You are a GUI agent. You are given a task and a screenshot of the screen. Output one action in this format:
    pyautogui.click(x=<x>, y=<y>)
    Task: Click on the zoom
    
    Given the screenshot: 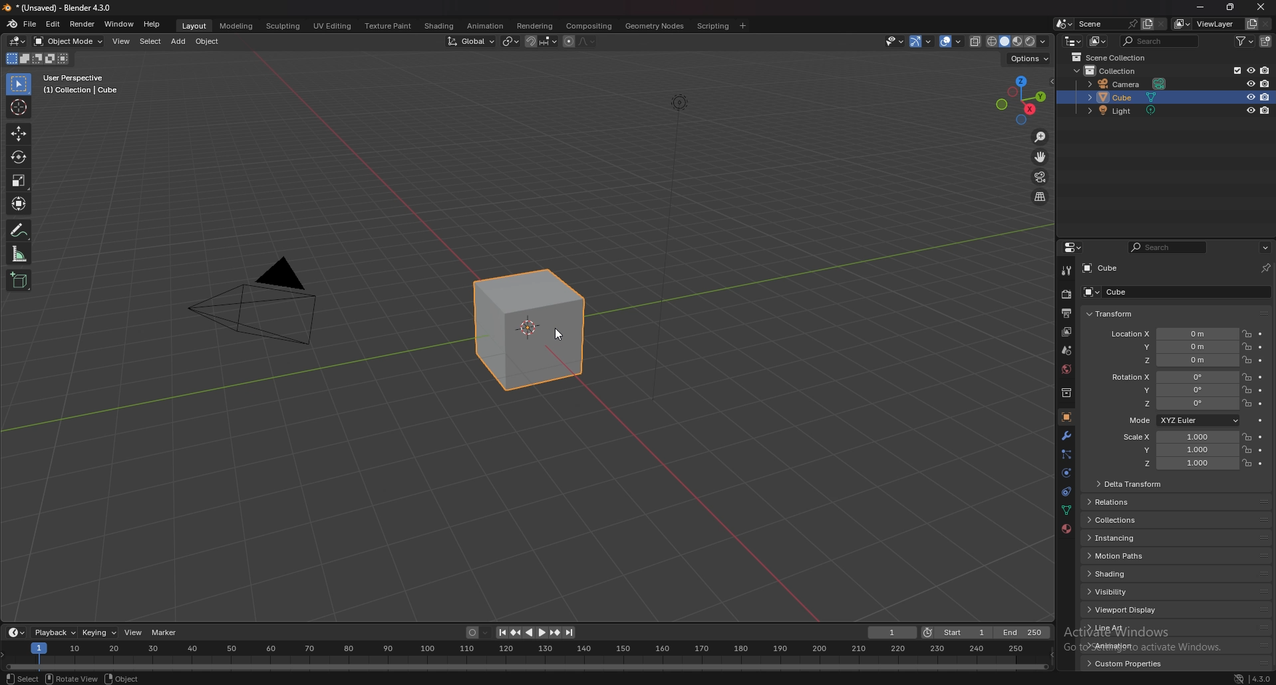 What is the action you would take?
    pyautogui.click(x=1041, y=138)
    